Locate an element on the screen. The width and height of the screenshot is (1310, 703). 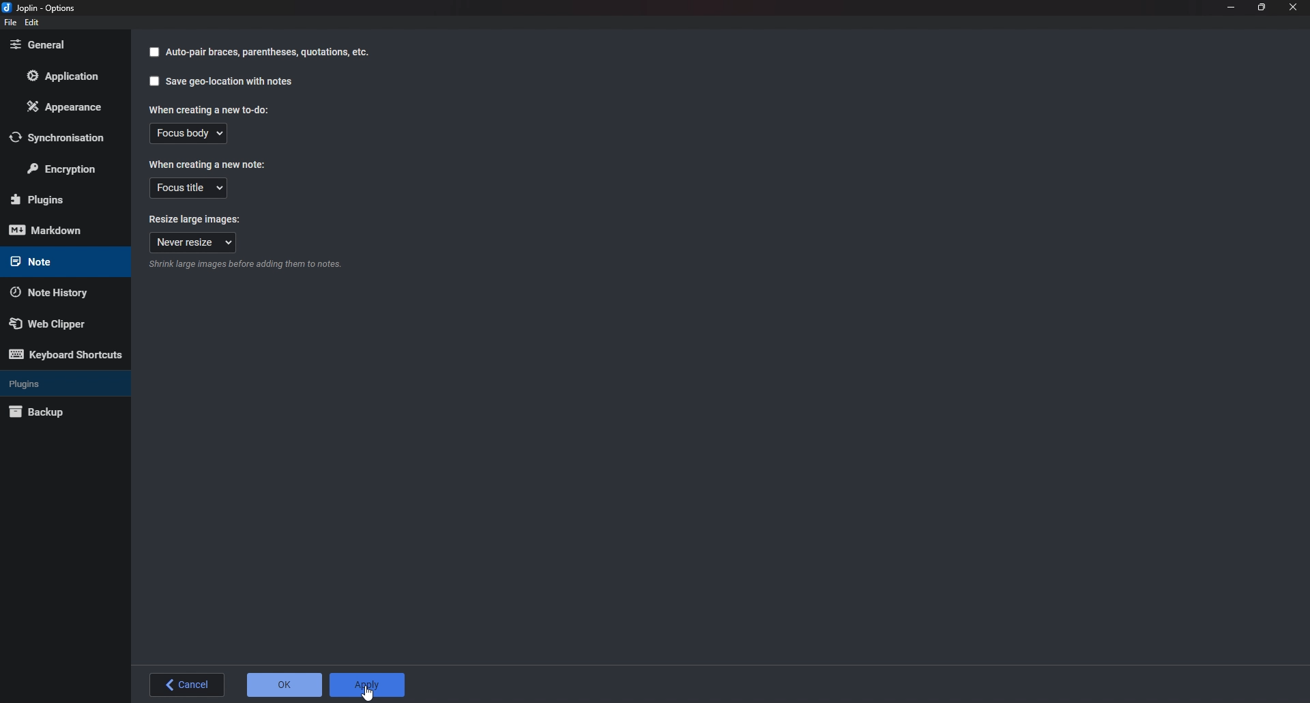
eDIT is located at coordinates (31, 22).